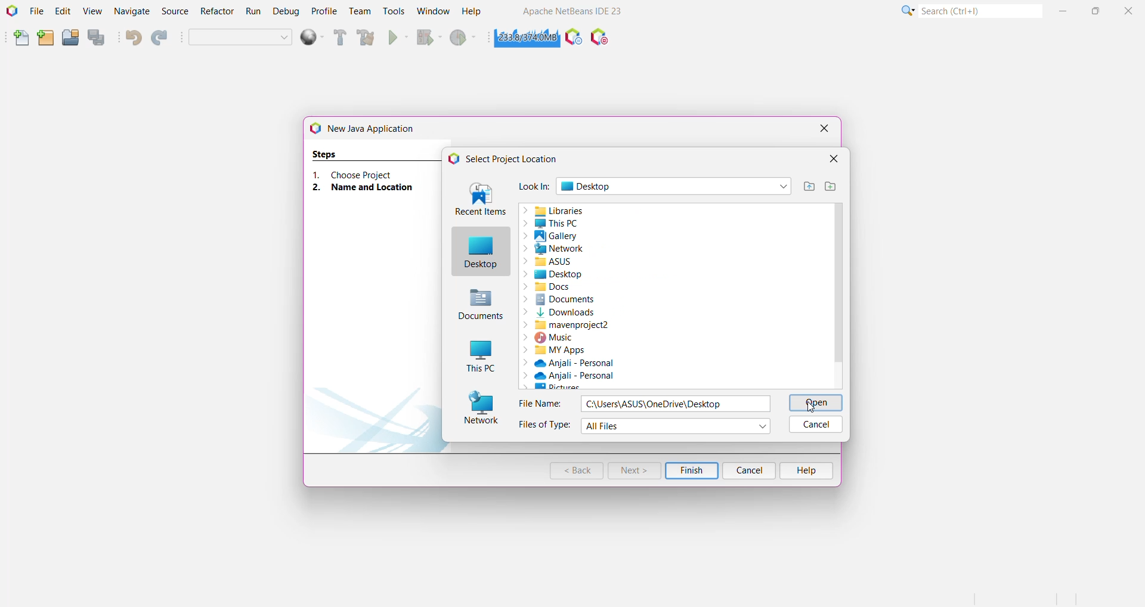 The image size is (1145, 607). What do you see at coordinates (633, 471) in the screenshot?
I see `Next` at bounding box center [633, 471].